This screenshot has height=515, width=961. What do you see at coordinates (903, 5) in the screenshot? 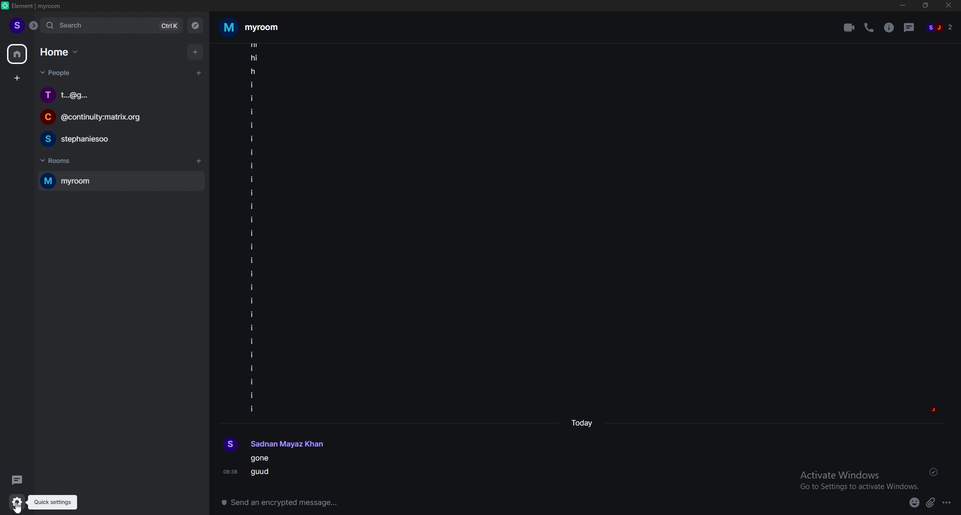
I see `minimize` at bounding box center [903, 5].